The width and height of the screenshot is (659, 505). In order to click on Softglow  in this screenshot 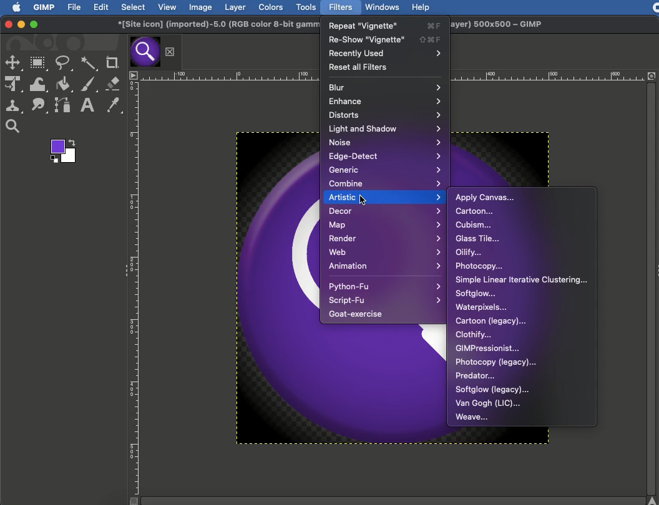, I will do `click(492, 390)`.